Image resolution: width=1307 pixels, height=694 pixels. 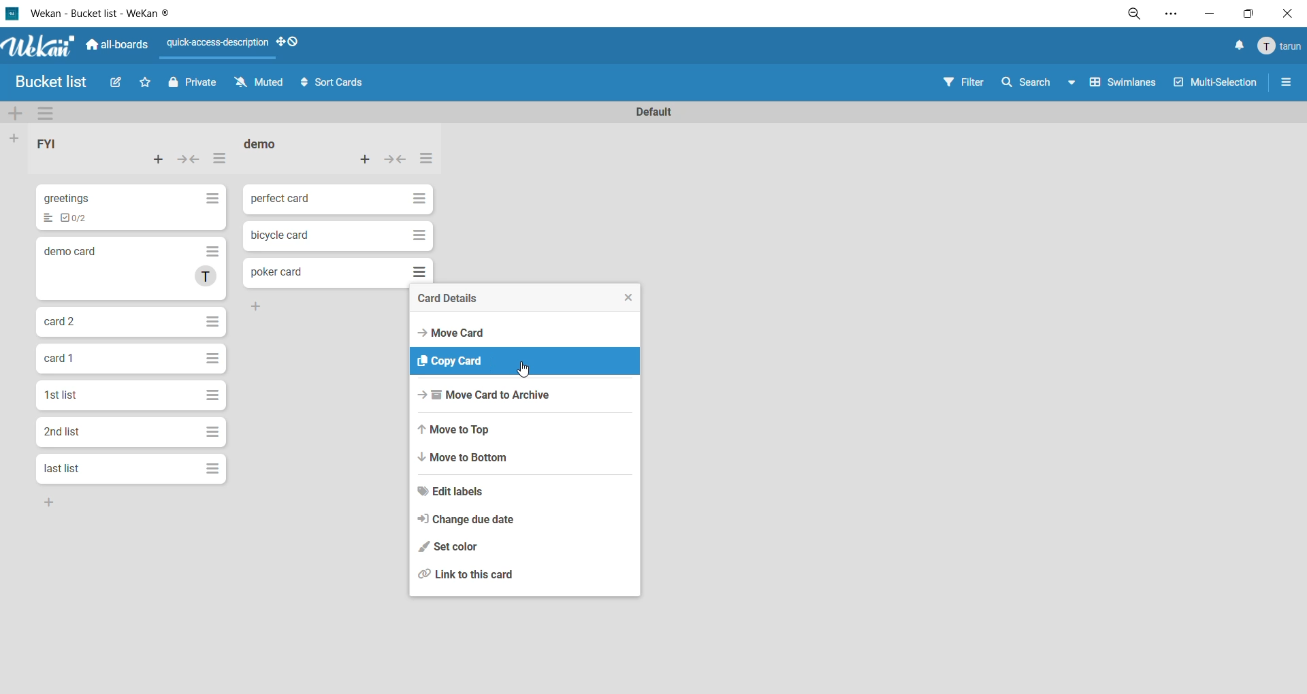 What do you see at coordinates (654, 110) in the screenshot?
I see `swimlane title` at bounding box center [654, 110].